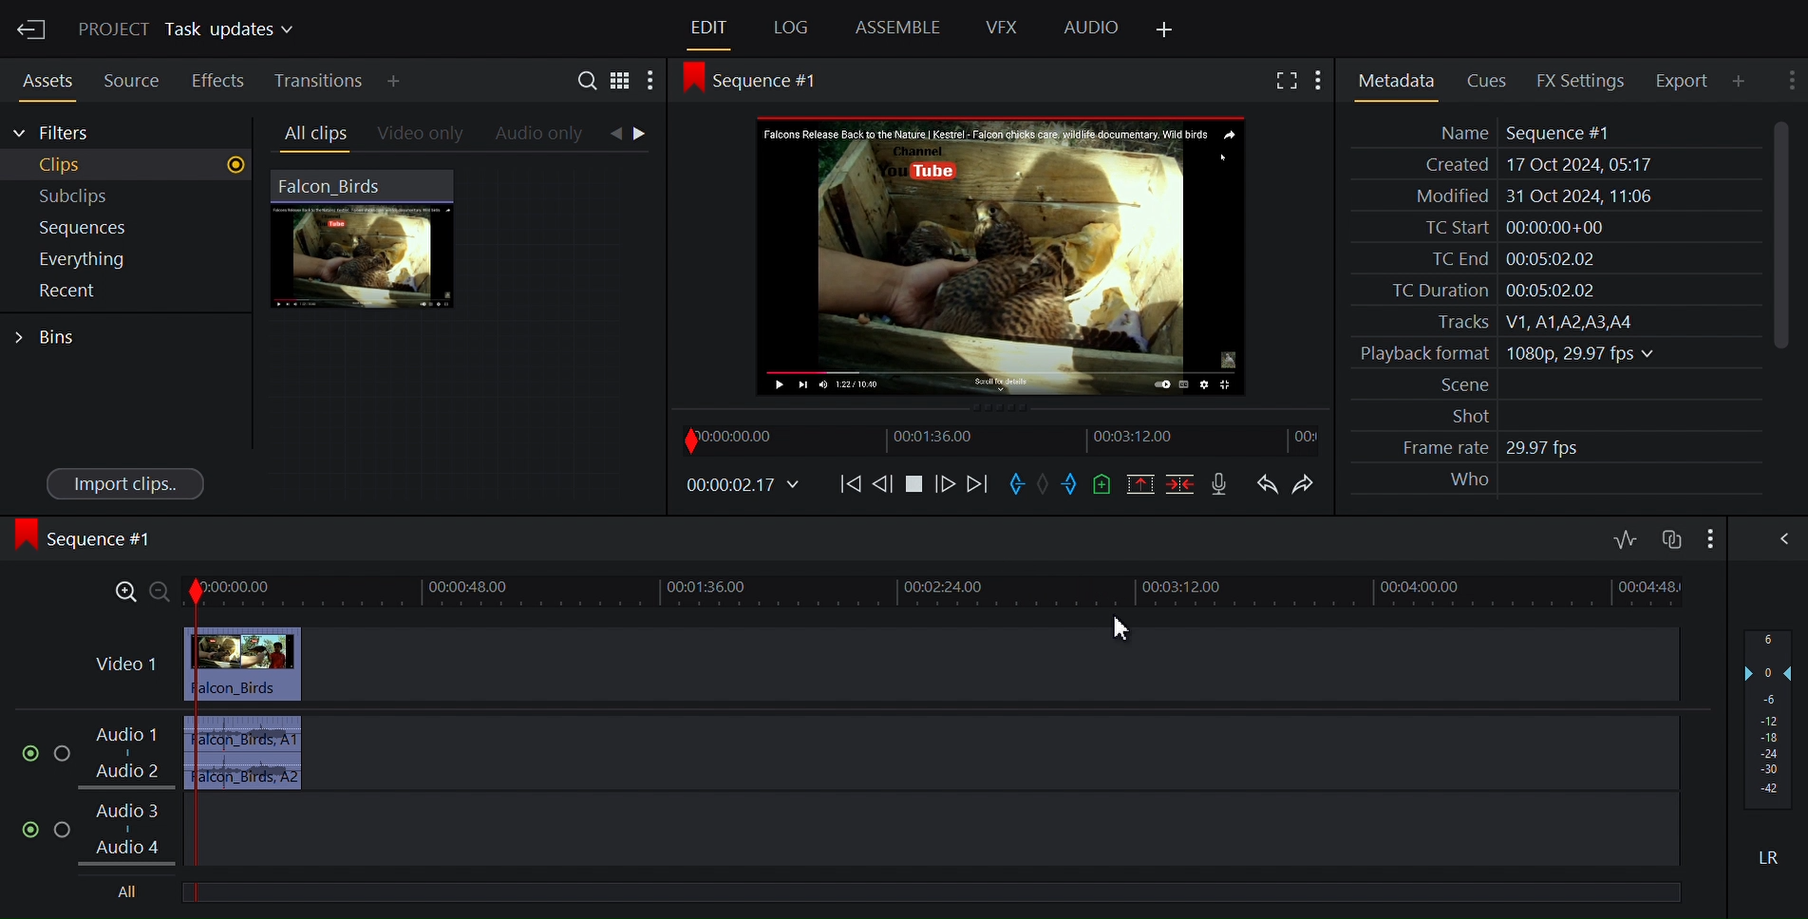 Image resolution: width=1808 pixels, height=919 pixels. What do you see at coordinates (1503, 259) in the screenshot?
I see `TC End  00:05:02.02` at bounding box center [1503, 259].